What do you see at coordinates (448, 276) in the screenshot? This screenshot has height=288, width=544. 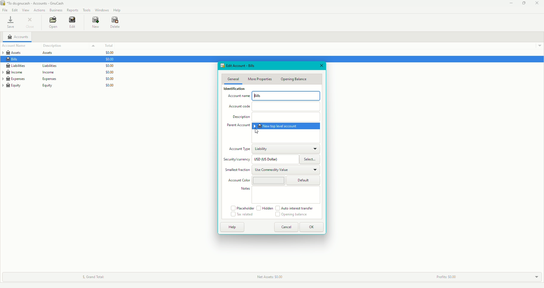 I see `Profits` at bounding box center [448, 276].